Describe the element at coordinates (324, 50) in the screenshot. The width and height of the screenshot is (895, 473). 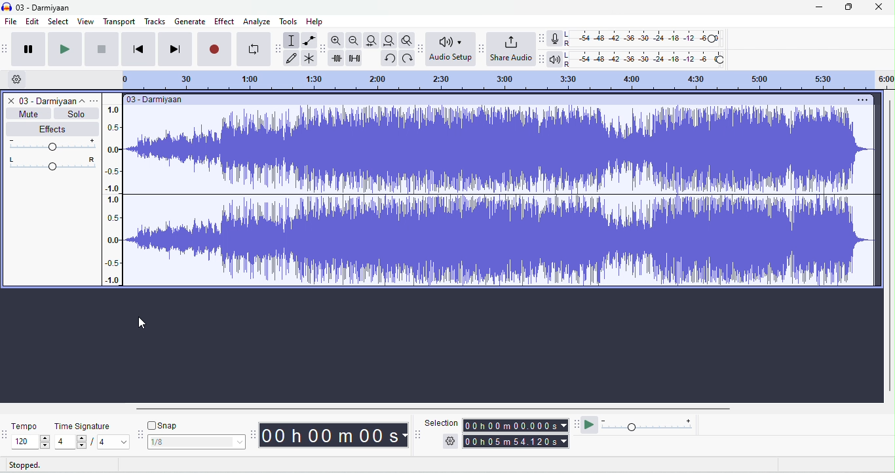
I see `audacity edit tool bar` at that location.